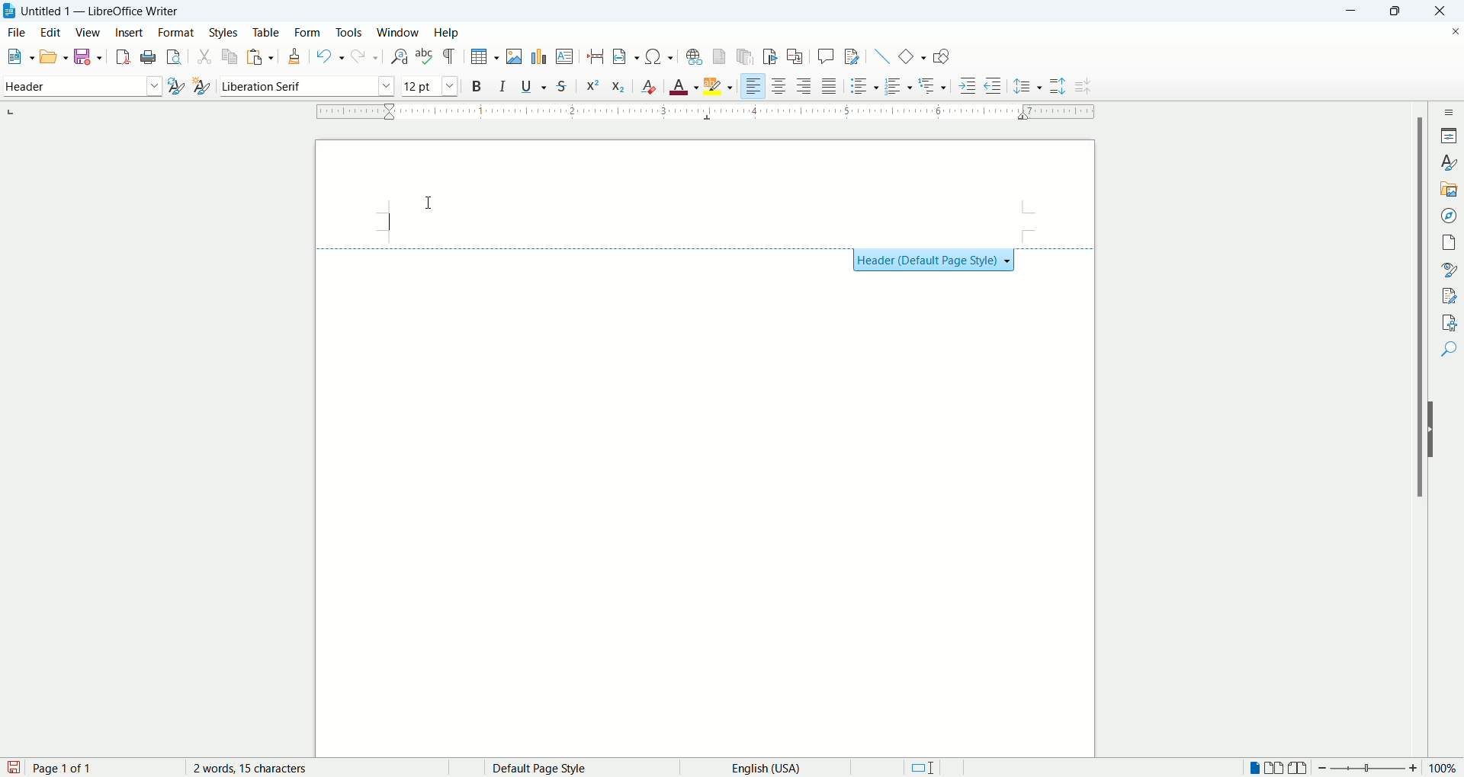  I want to click on zoom bar, so click(1369, 769).